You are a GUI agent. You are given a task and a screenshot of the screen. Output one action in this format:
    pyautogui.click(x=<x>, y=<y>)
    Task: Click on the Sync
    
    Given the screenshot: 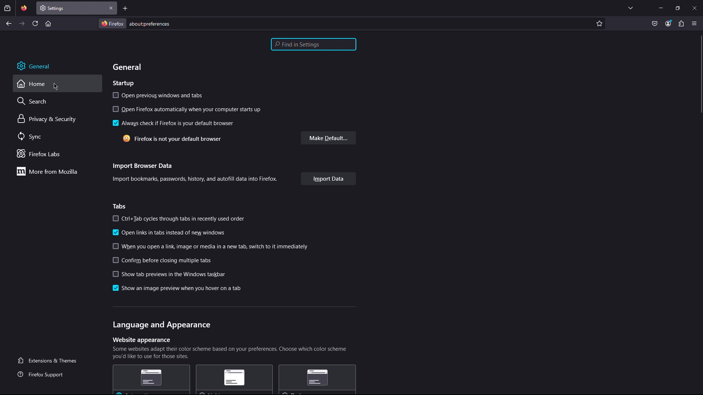 What is the action you would take?
    pyautogui.click(x=31, y=137)
    